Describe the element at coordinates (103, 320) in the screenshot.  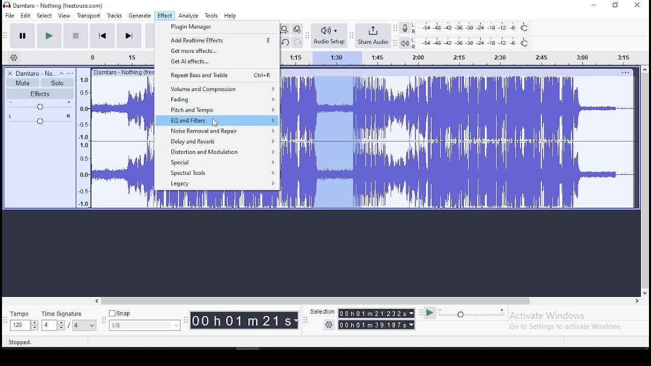
I see `` at that location.